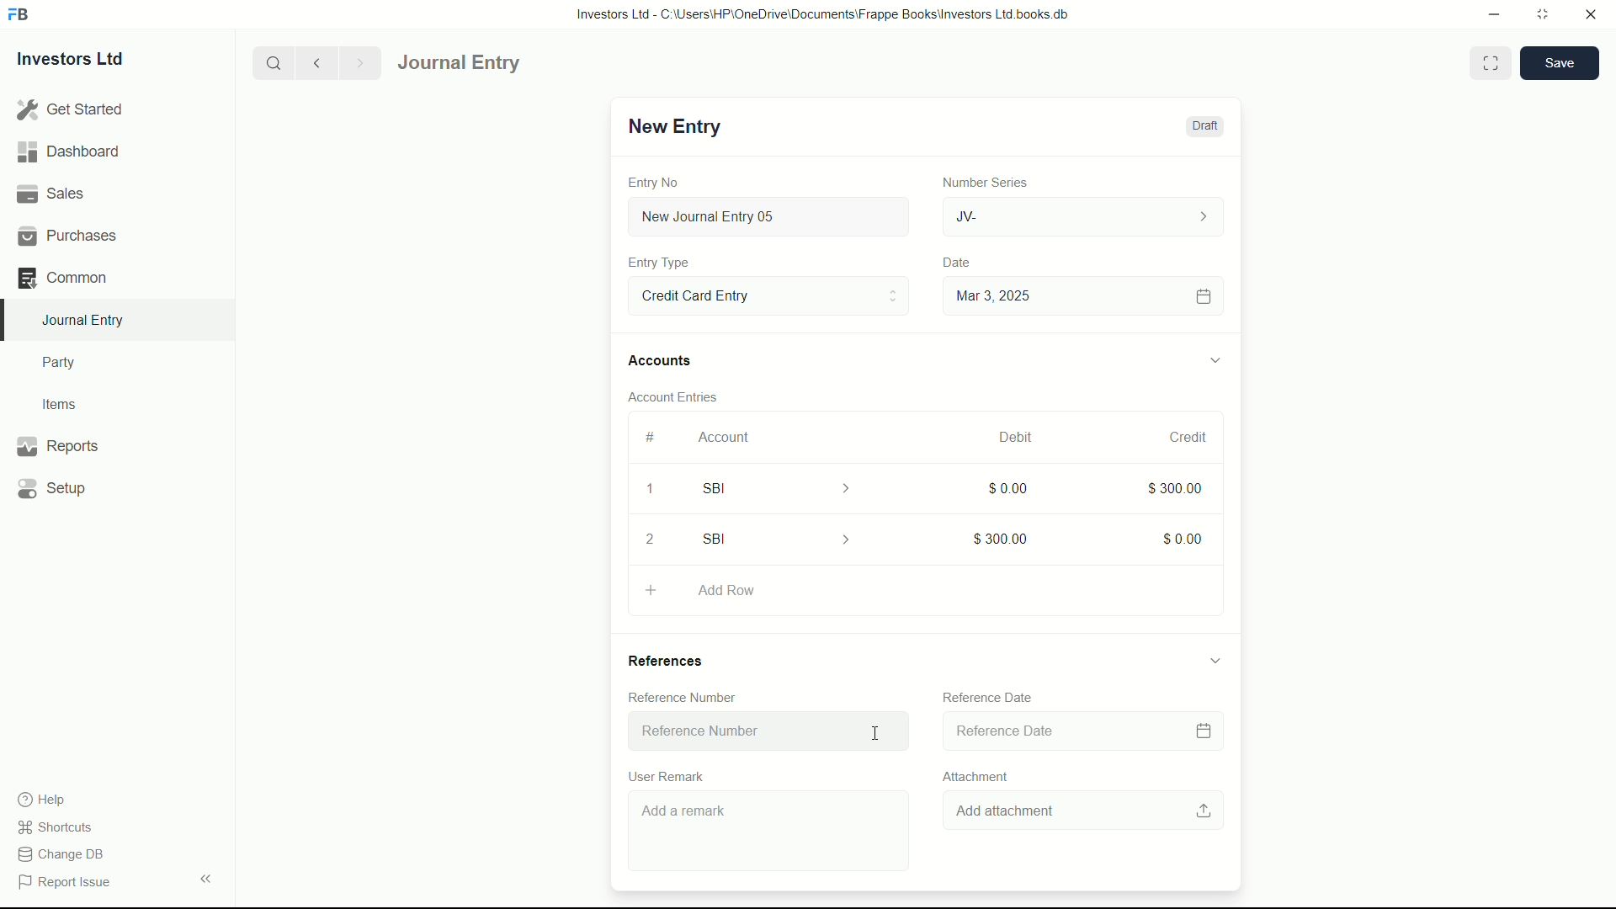 The height and width of the screenshot is (909, 1616). What do you see at coordinates (1081, 295) in the screenshot?
I see `Mar 3, 2025` at bounding box center [1081, 295].